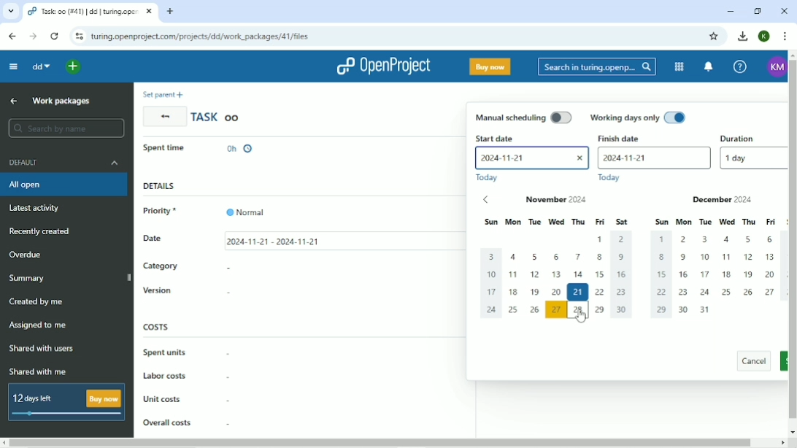  What do you see at coordinates (288, 240) in the screenshot?
I see `2024-11-21 - 2024-11-21` at bounding box center [288, 240].